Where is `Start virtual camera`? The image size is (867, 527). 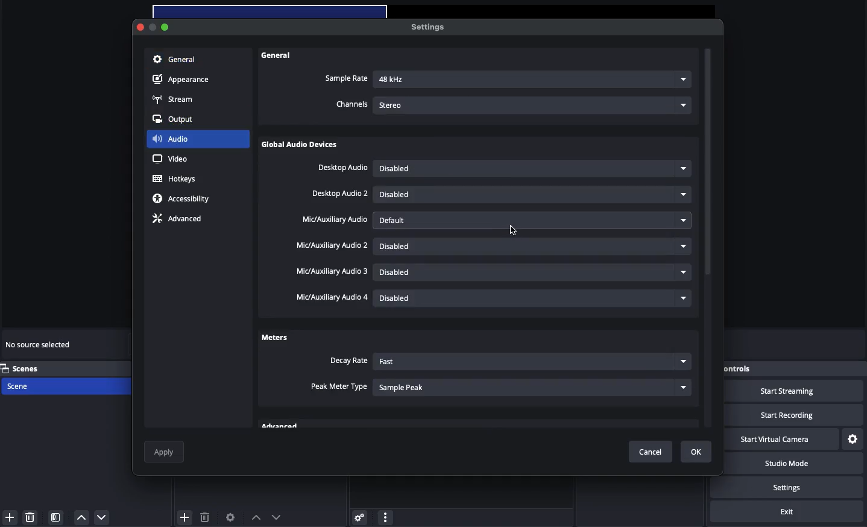
Start virtual camera is located at coordinates (781, 440).